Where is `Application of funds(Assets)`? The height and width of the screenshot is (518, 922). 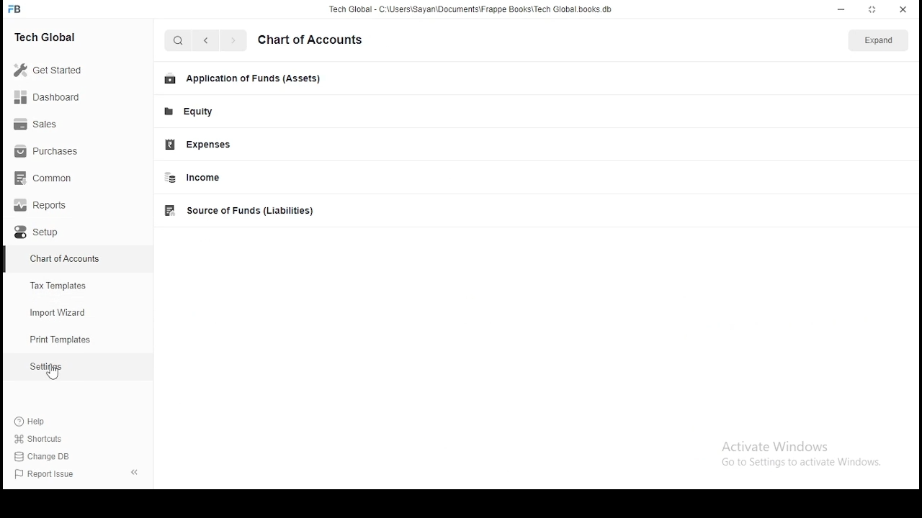
Application of funds(Assets) is located at coordinates (250, 81).